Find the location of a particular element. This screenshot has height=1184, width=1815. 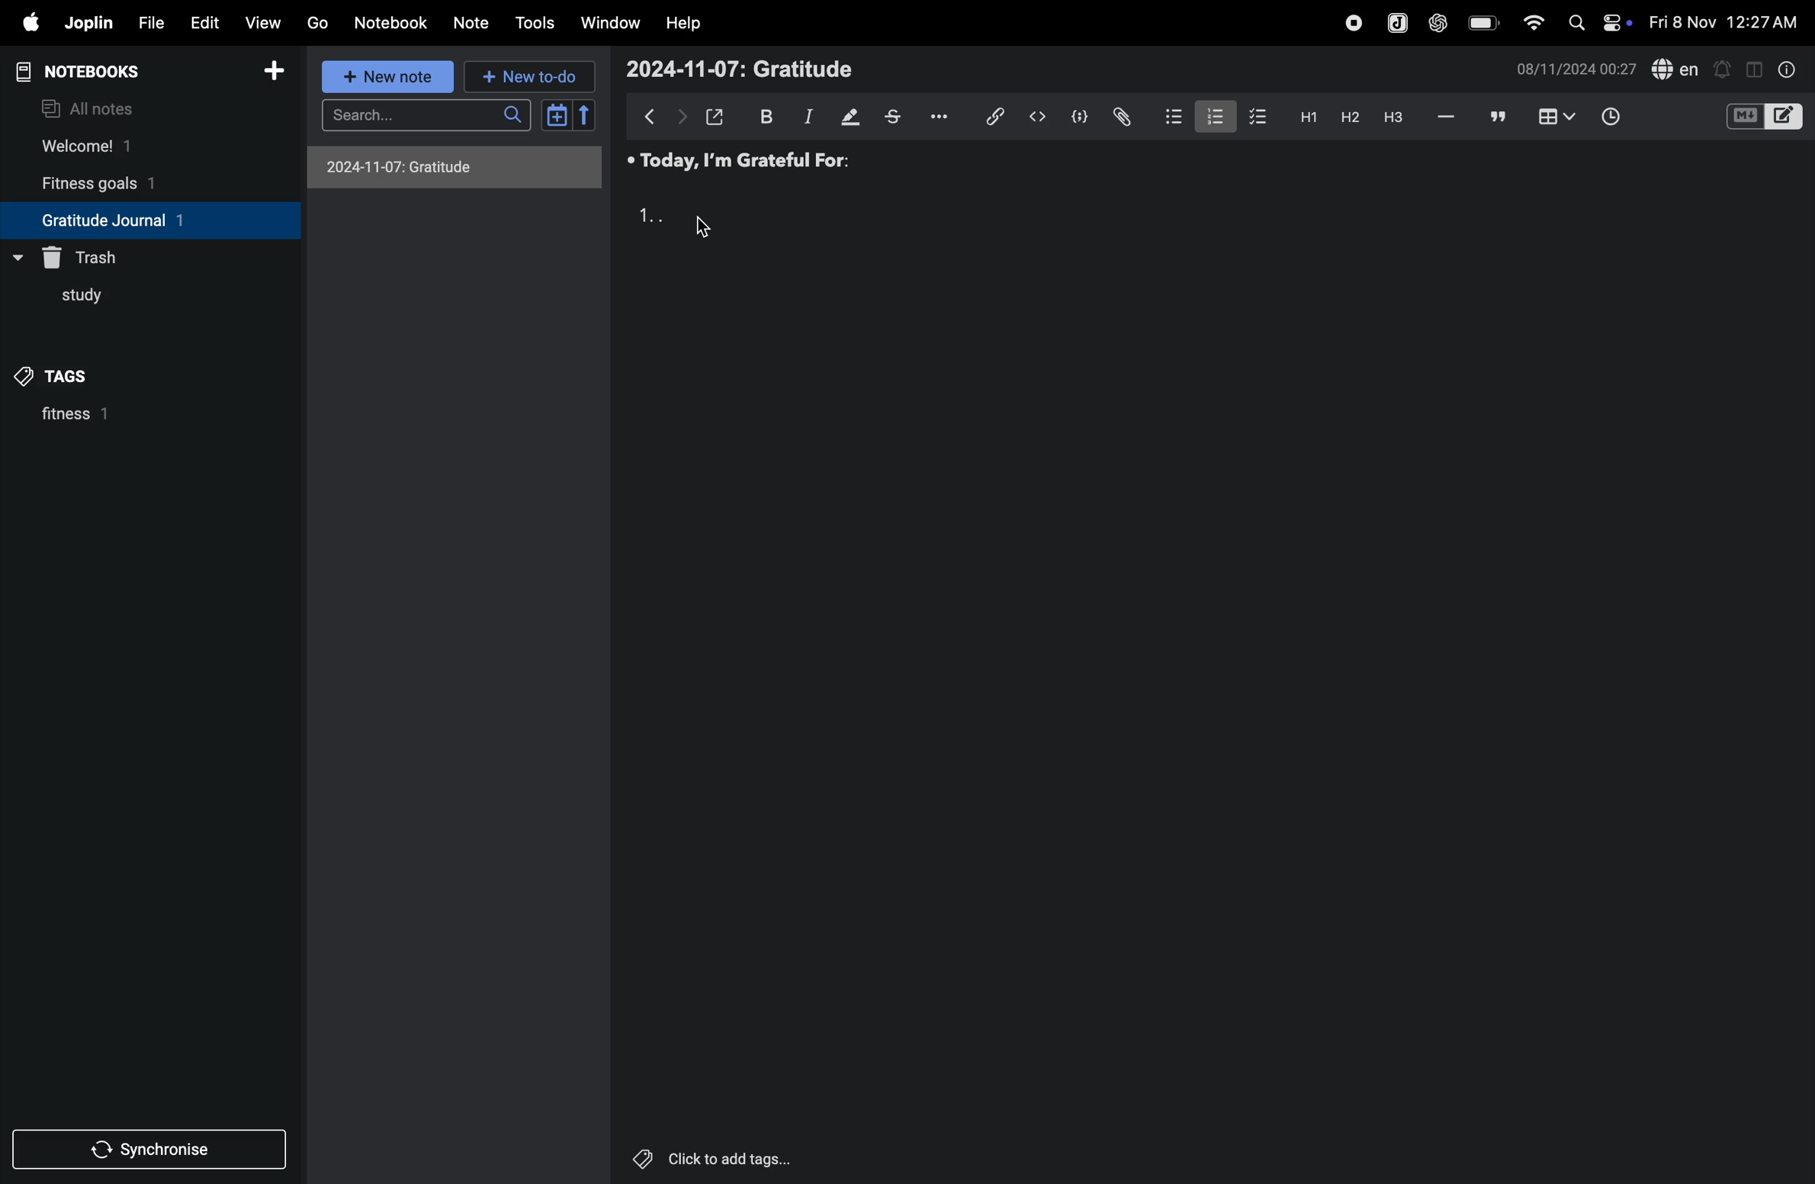

bold is located at coordinates (764, 115).